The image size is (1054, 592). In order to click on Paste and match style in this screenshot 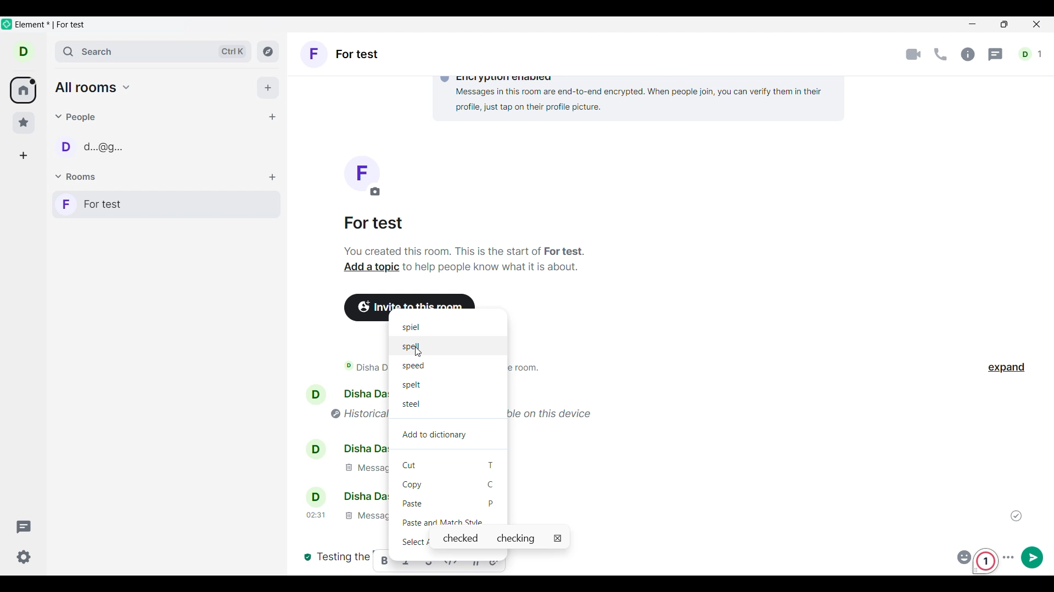, I will do `click(449, 521)`.